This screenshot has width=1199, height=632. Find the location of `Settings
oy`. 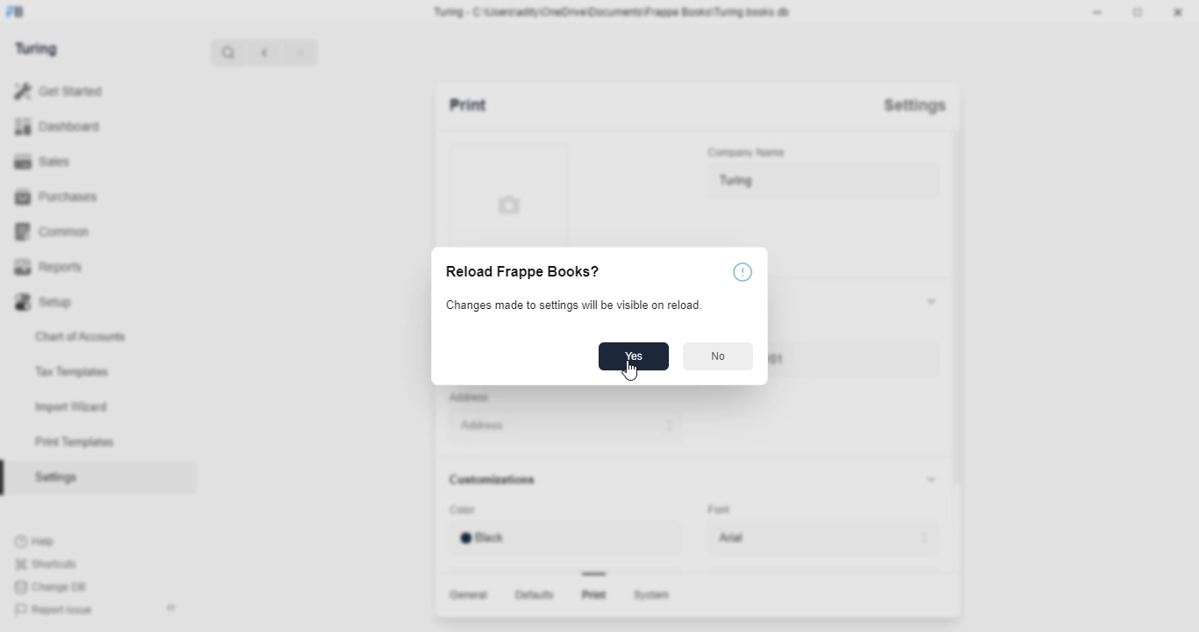

Settings
oy is located at coordinates (86, 479).